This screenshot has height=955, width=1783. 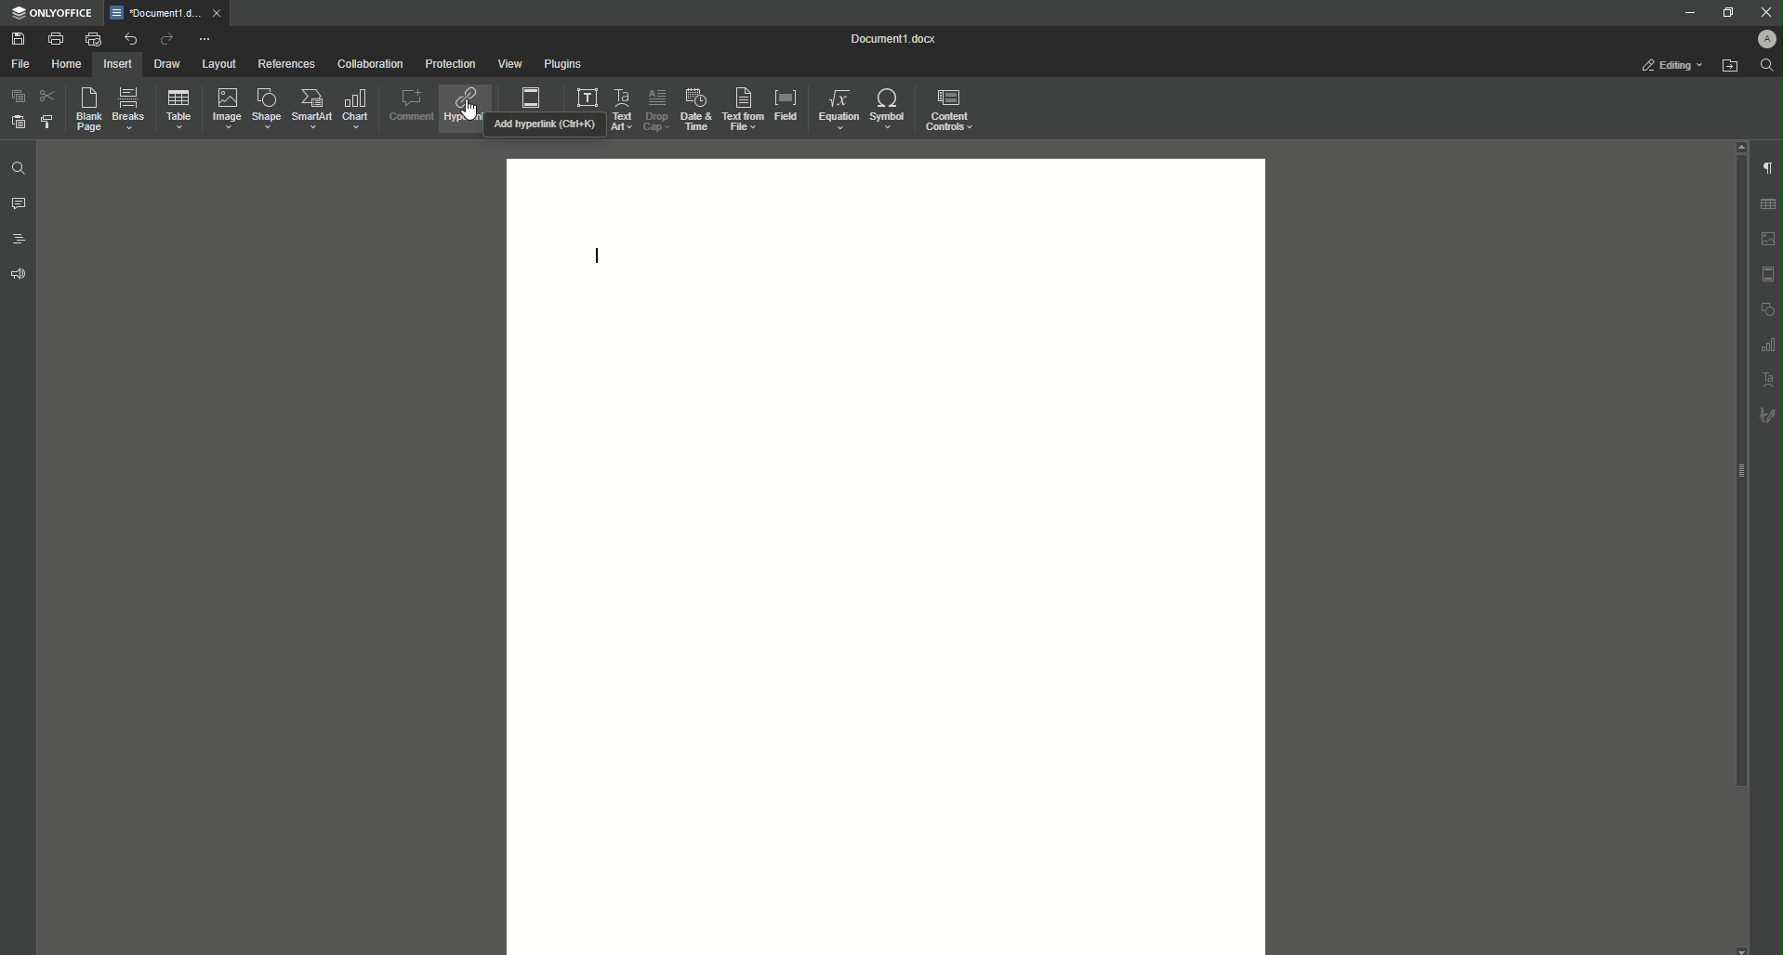 What do you see at coordinates (313, 109) in the screenshot?
I see `SmartArt` at bounding box center [313, 109].